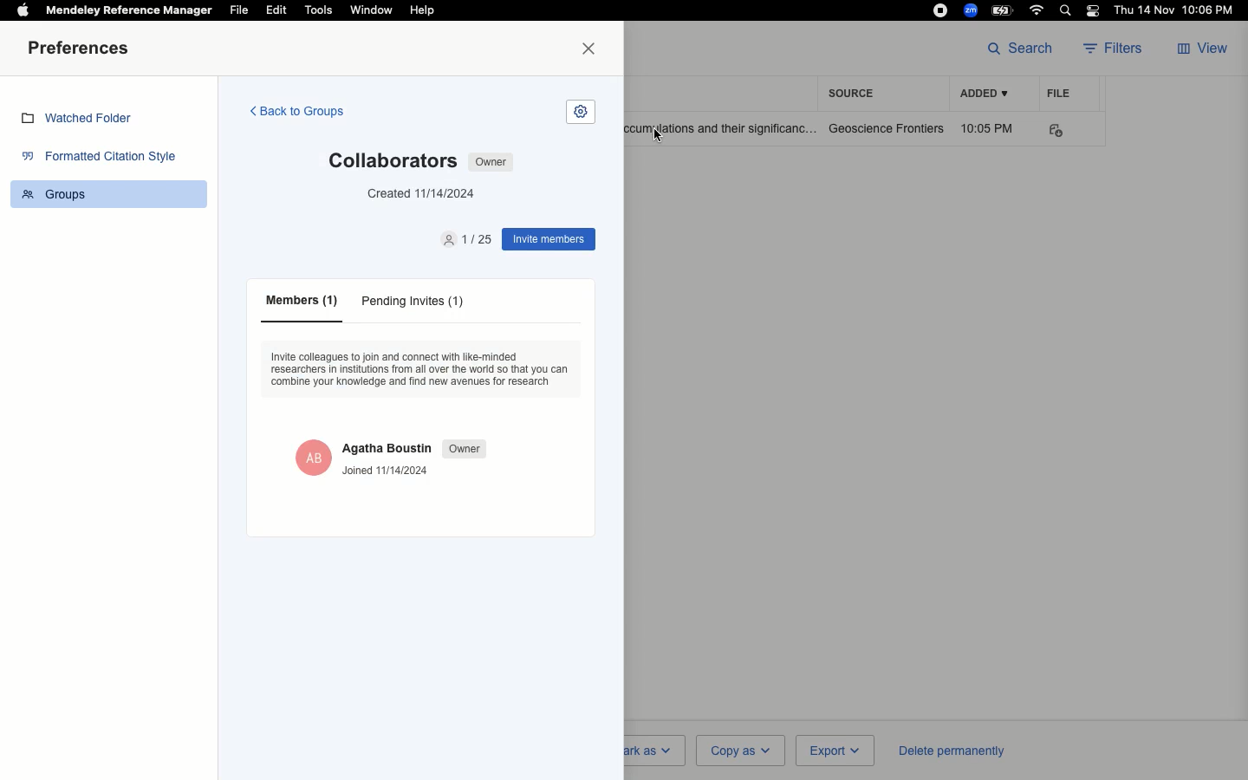  Describe the element at coordinates (1094, 12) in the screenshot. I see `Notification bar` at that location.